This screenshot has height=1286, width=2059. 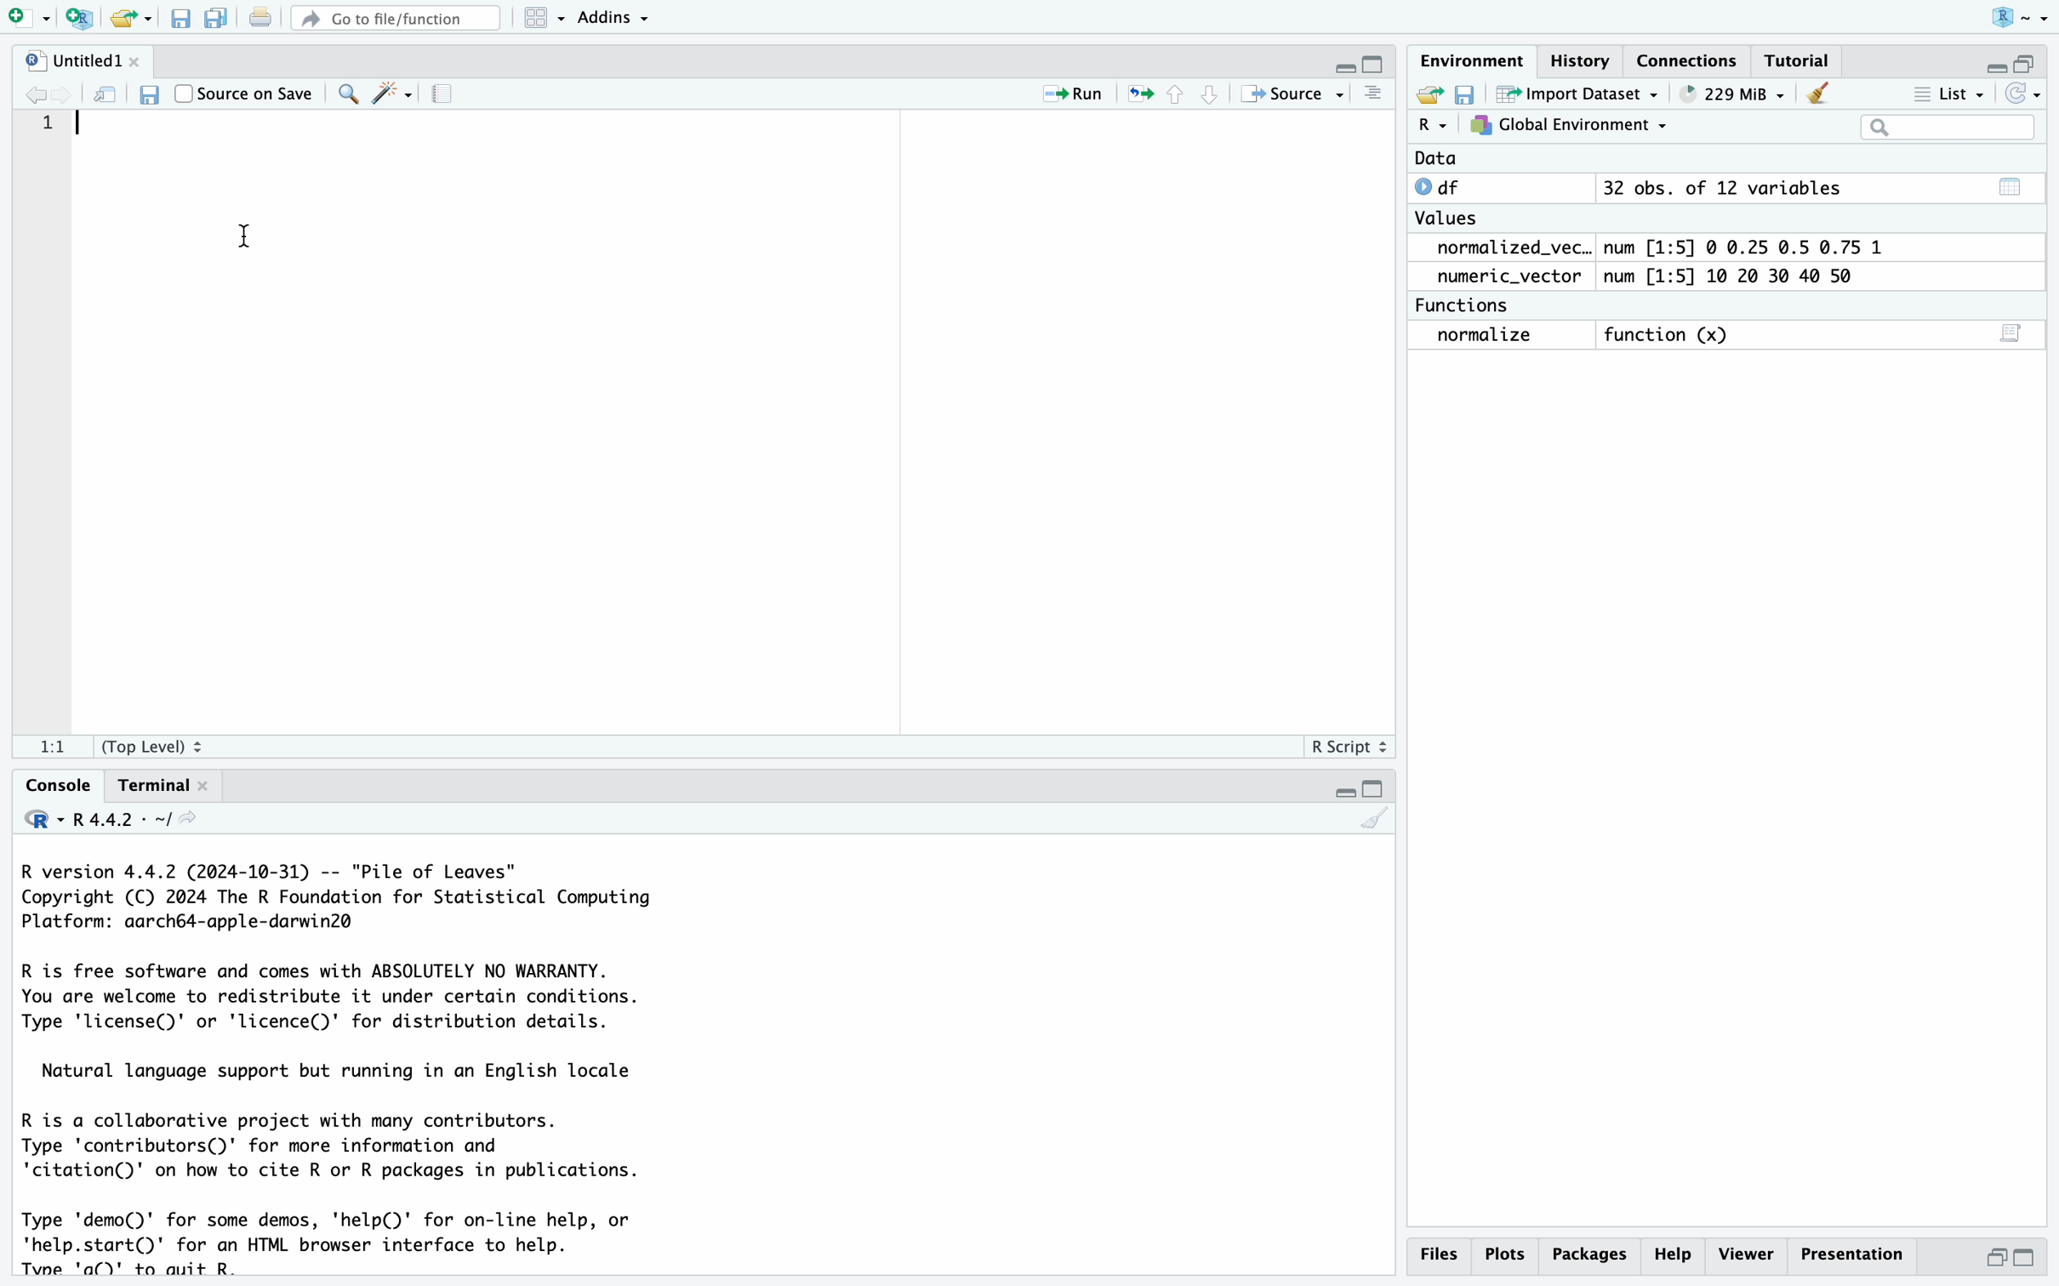 What do you see at coordinates (74, 94) in the screenshot?
I see `go forward` at bounding box center [74, 94].